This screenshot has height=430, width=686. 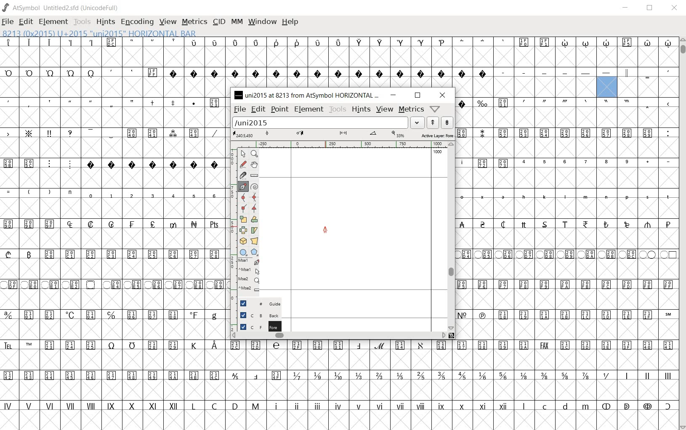 What do you see at coordinates (567, 218) in the screenshot?
I see `glyph characters` at bounding box center [567, 218].